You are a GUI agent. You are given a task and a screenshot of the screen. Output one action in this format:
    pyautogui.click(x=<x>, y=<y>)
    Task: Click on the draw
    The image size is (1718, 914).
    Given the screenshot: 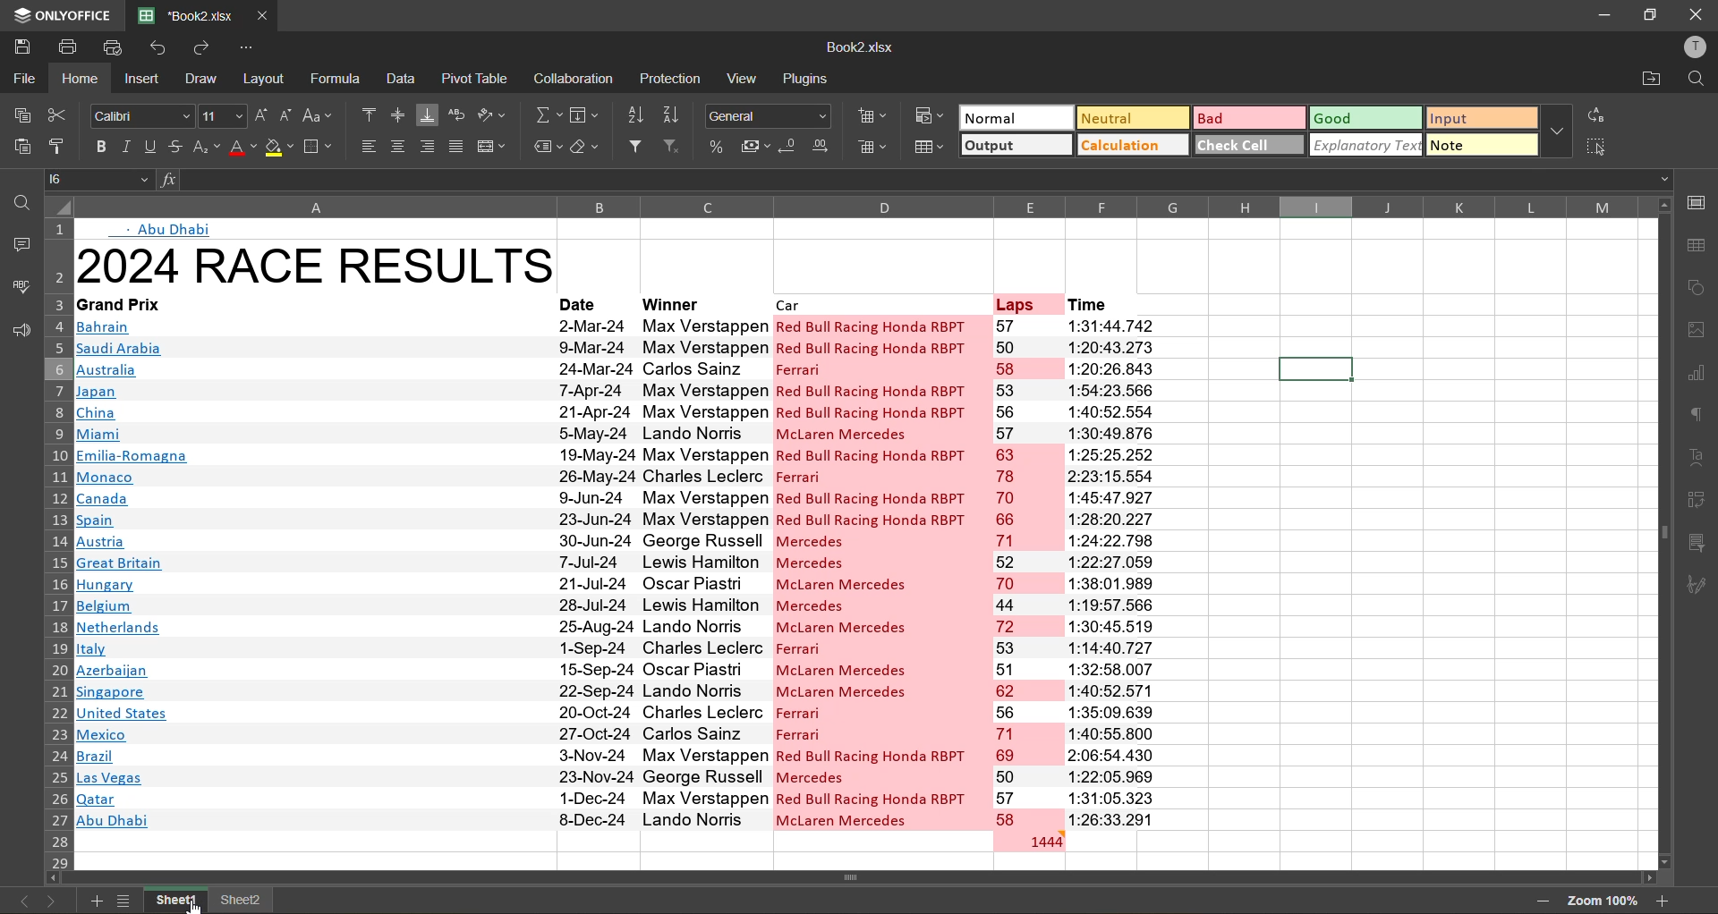 What is the action you would take?
    pyautogui.click(x=204, y=78)
    